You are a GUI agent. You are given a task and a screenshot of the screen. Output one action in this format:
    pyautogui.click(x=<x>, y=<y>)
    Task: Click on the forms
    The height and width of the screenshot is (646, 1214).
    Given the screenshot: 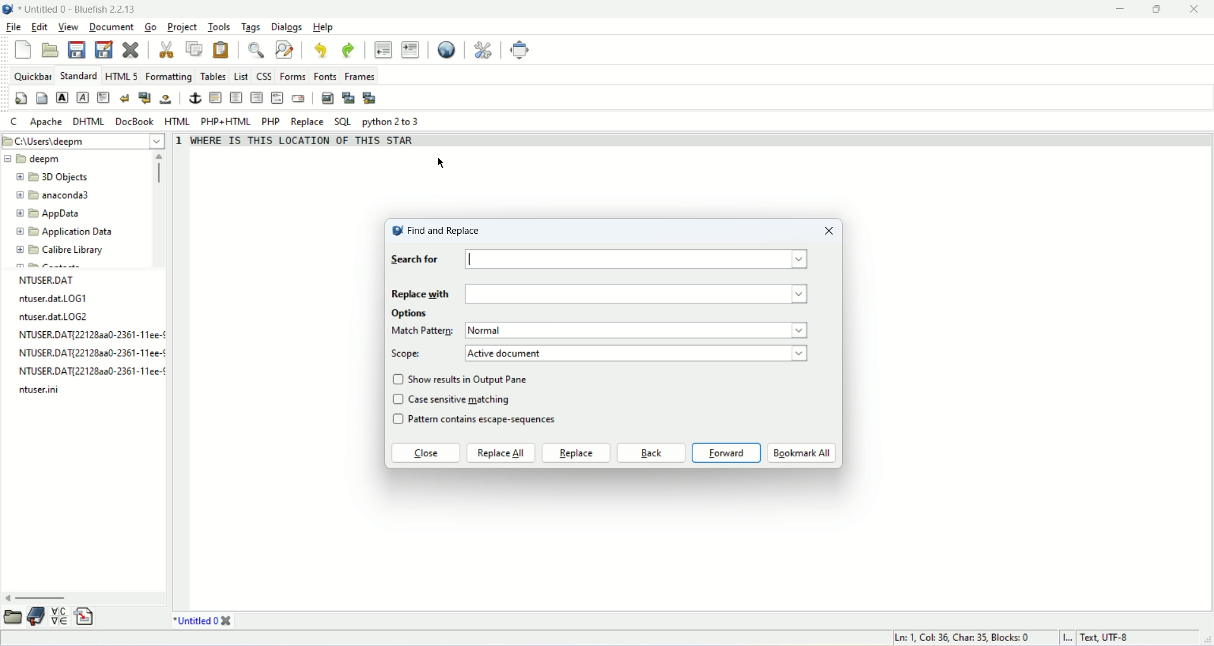 What is the action you would take?
    pyautogui.click(x=293, y=76)
    